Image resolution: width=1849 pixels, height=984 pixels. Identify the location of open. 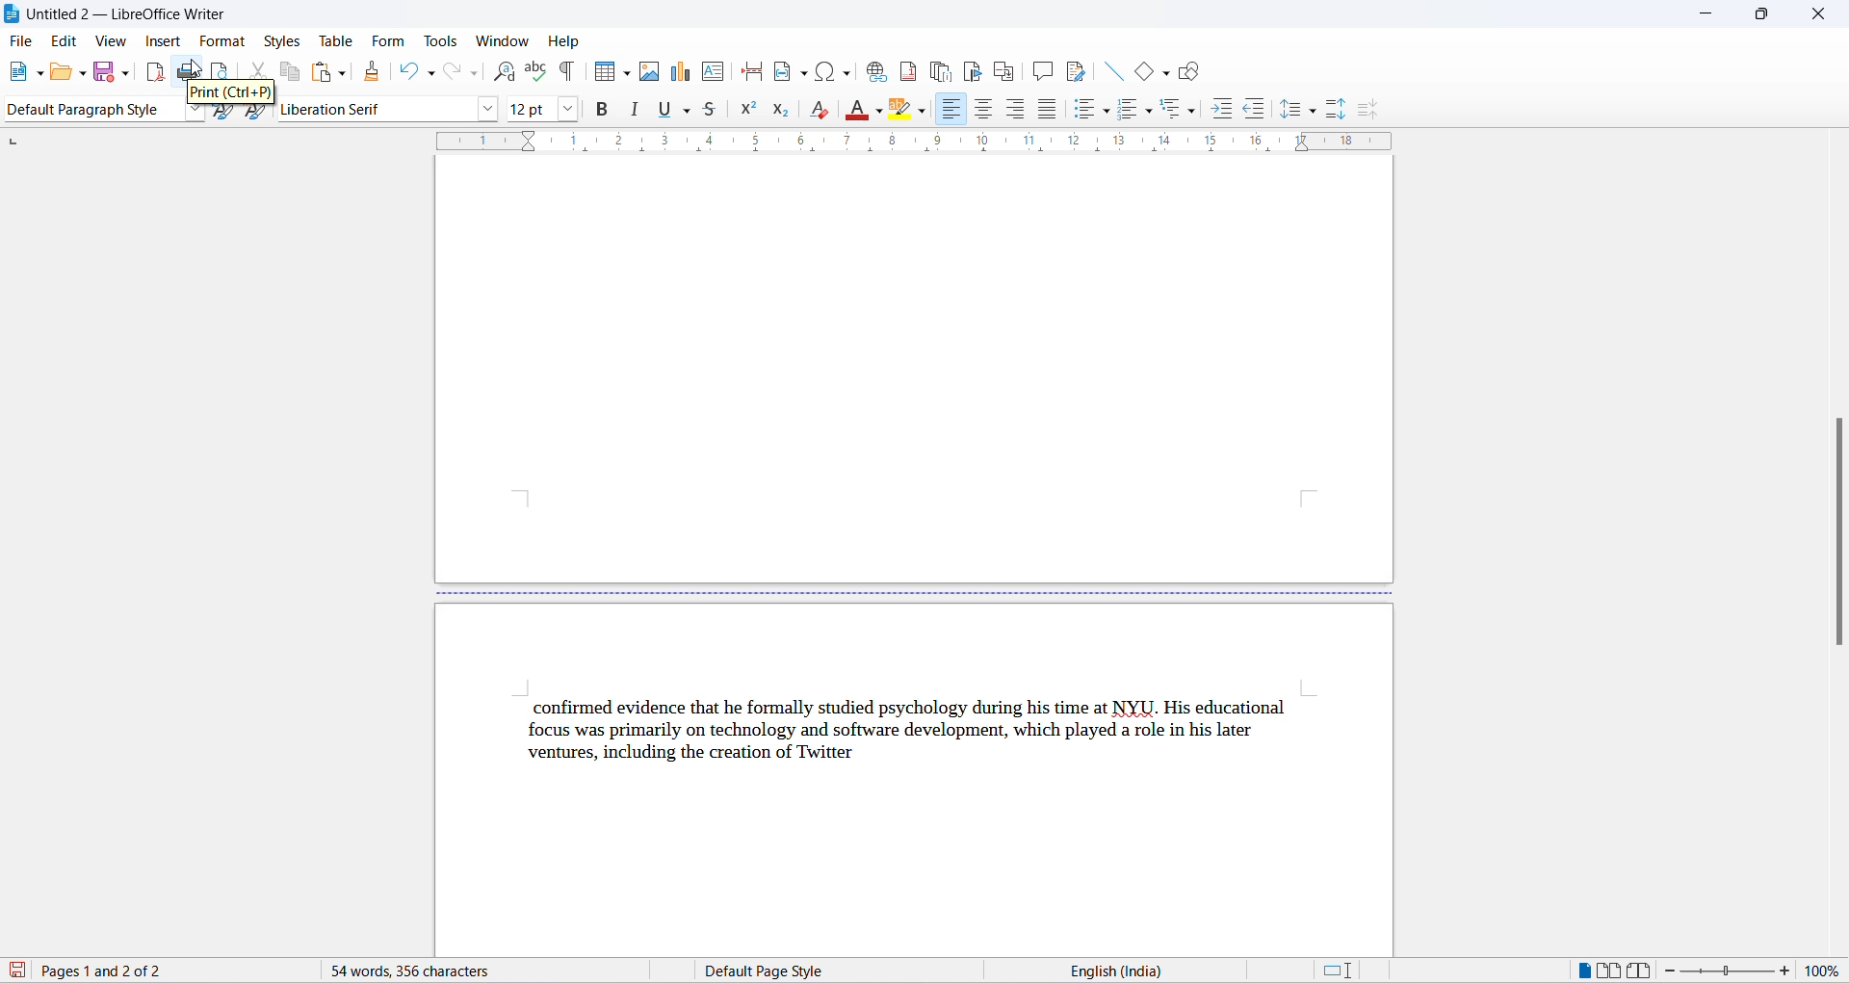
(66, 73).